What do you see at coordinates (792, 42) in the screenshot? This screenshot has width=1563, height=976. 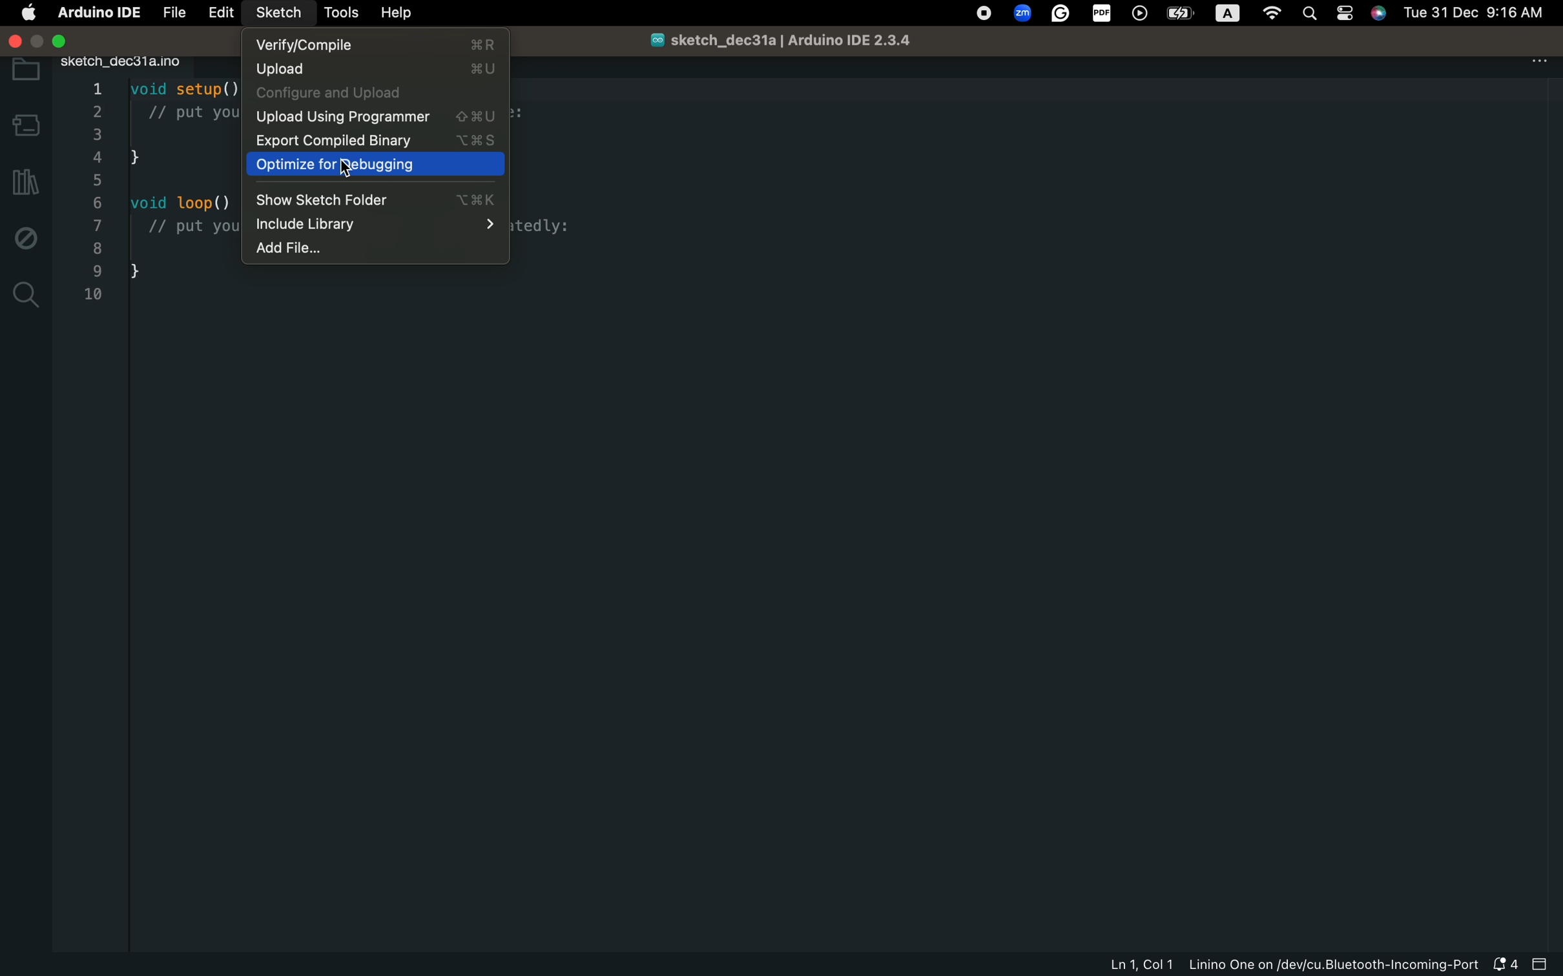 I see `file name` at bounding box center [792, 42].